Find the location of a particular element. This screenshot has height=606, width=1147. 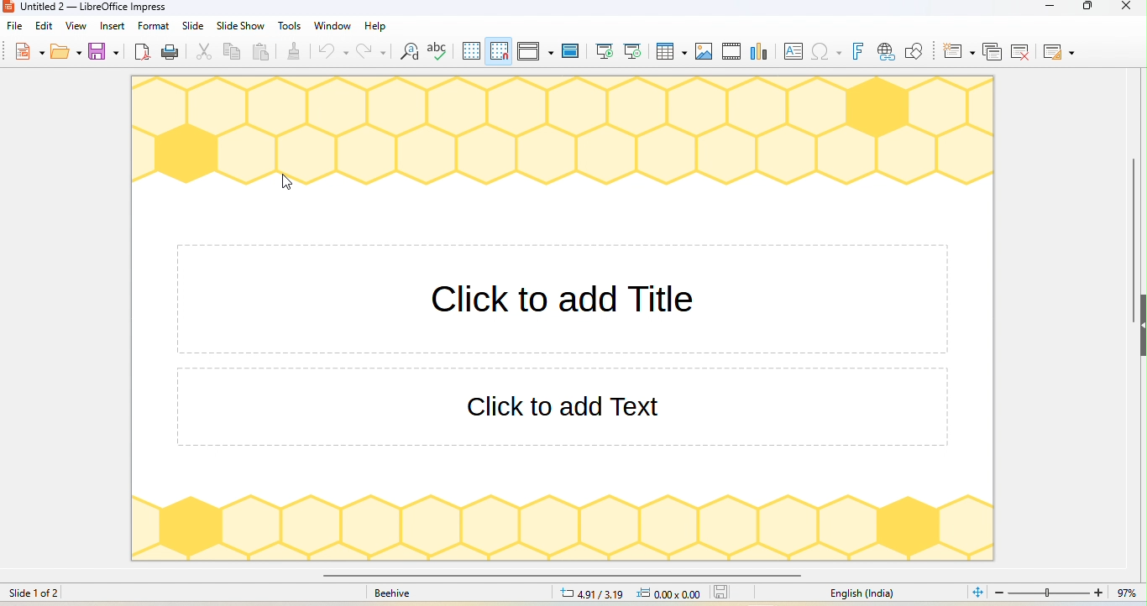

new is located at coordinates (30, 50).